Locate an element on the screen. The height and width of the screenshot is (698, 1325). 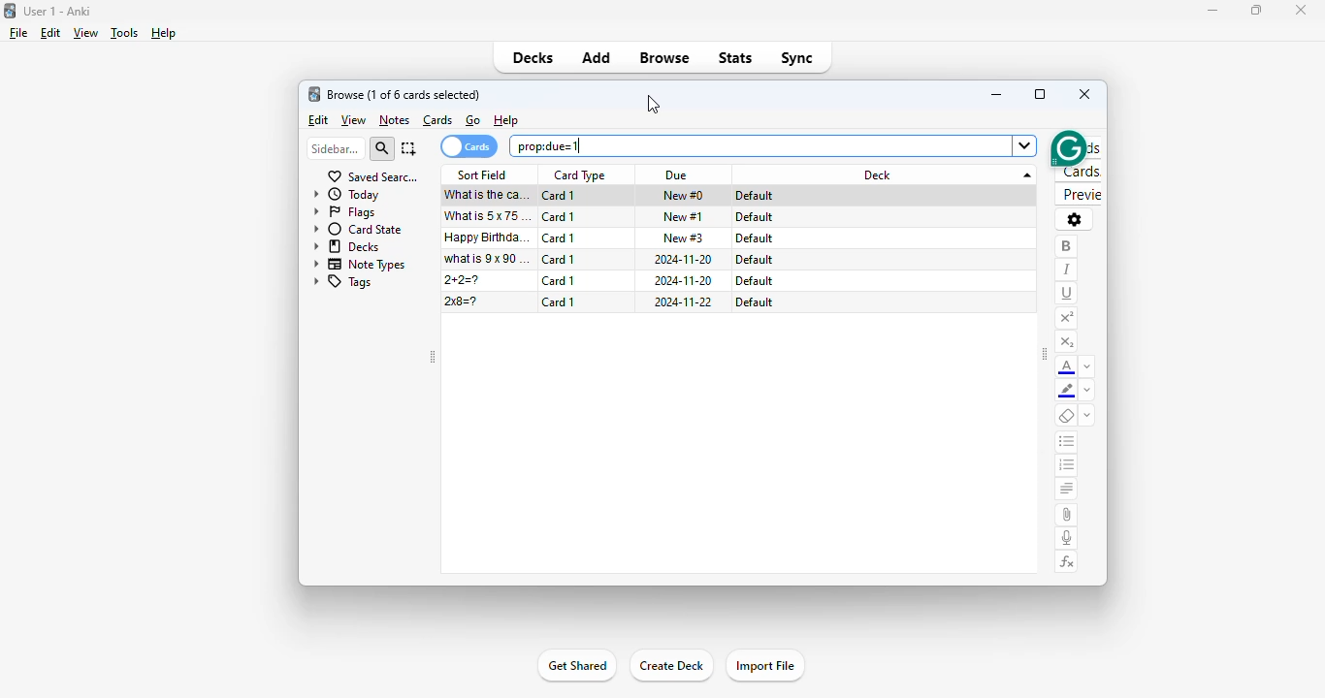
due is located at coordinates (677, 174).